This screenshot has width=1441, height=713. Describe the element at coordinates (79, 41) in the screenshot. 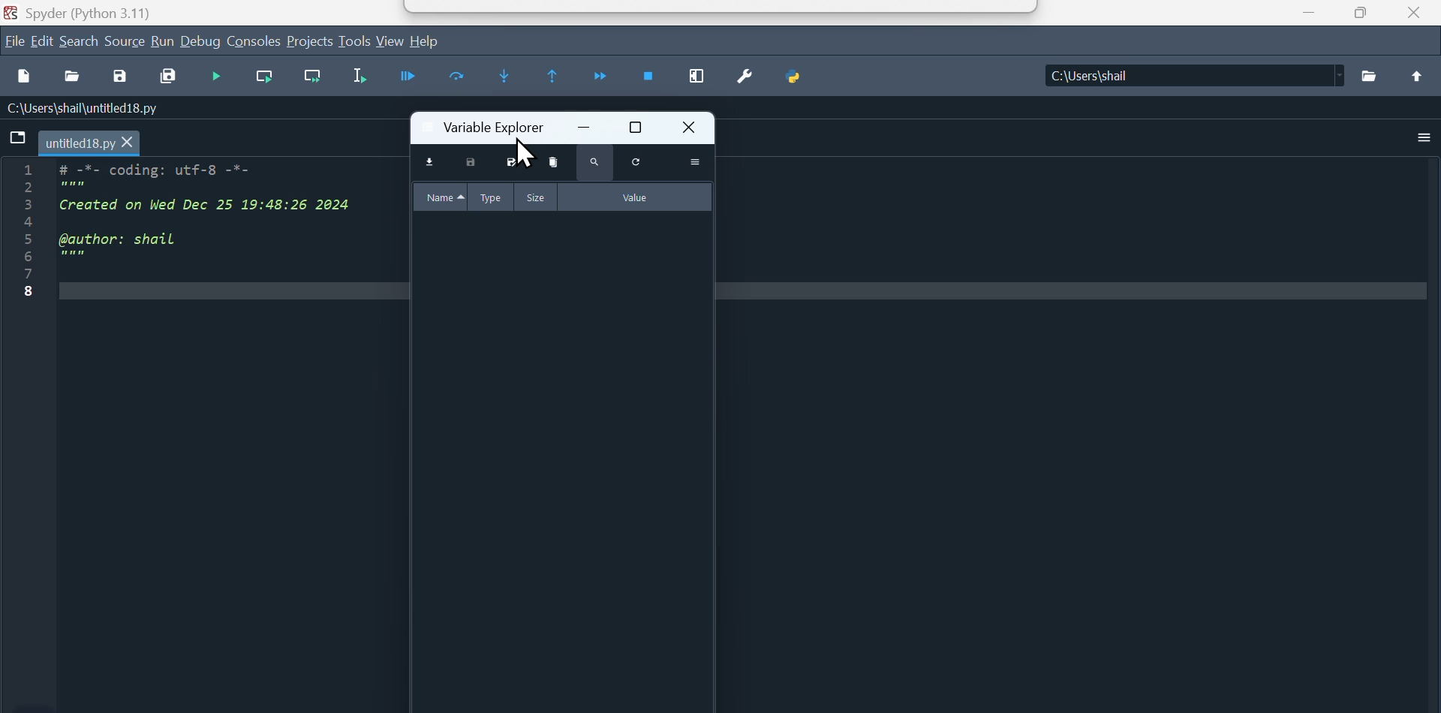

I see `search` at that location.